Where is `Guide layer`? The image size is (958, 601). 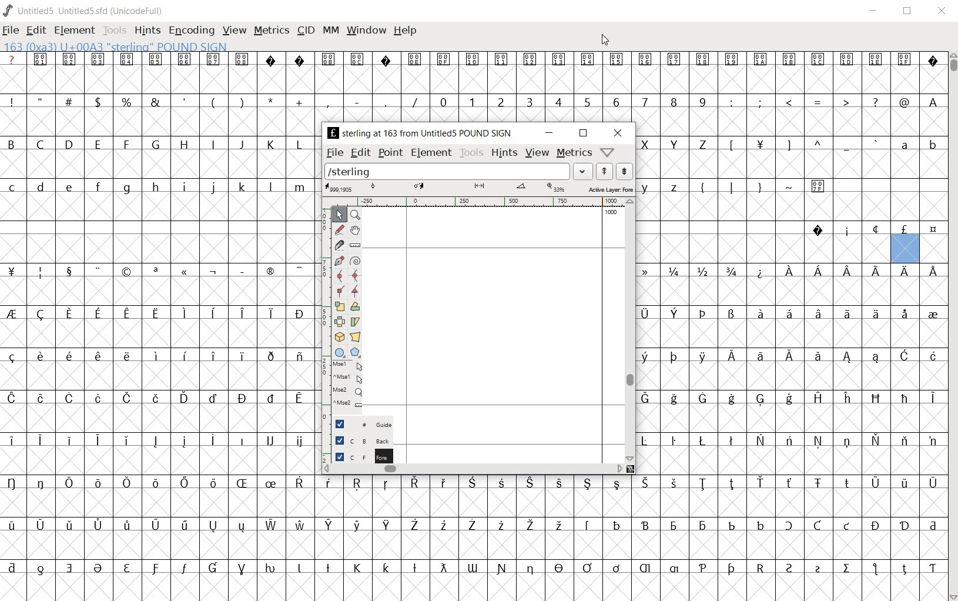 Guide layer is located at coordinates (362, 423).